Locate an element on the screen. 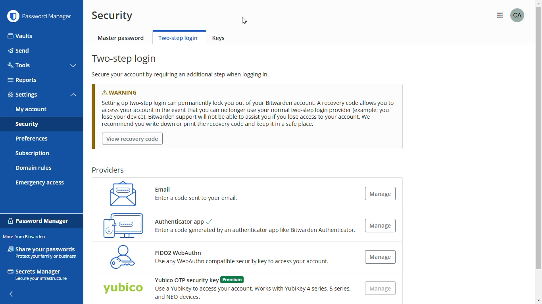 This screenshot has height=304, width=542. Email is located at coordinates (165, 188).